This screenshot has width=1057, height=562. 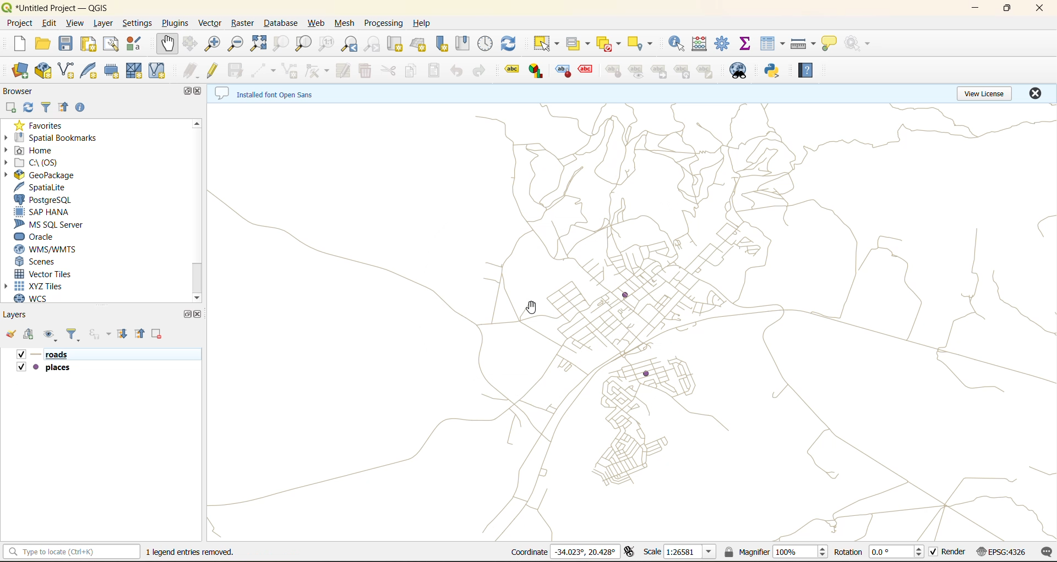 What do you see at coordinates (209, 23) in the screenshot?
I see `vector` at bounding box center [209, 23].